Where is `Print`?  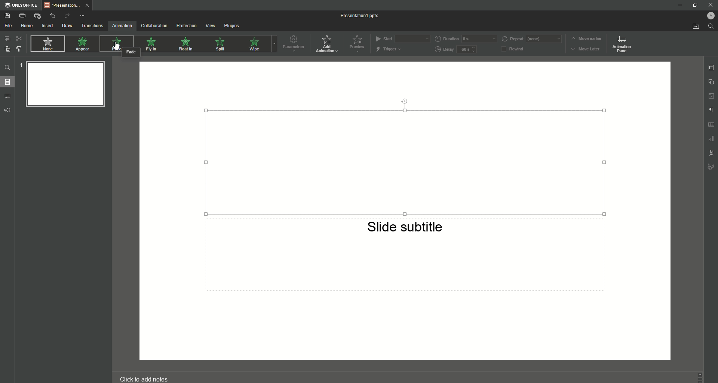
Print is located at coordinates (22, 15).